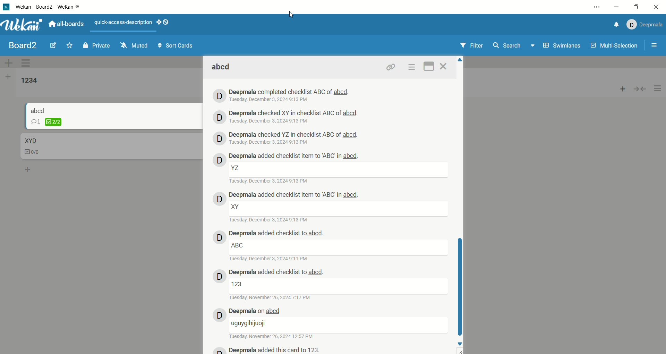 This screenshot has height=354, width=666. Describe the element at coordinates (9, 63) in the screenshot. I see `add swimlane` at that location.